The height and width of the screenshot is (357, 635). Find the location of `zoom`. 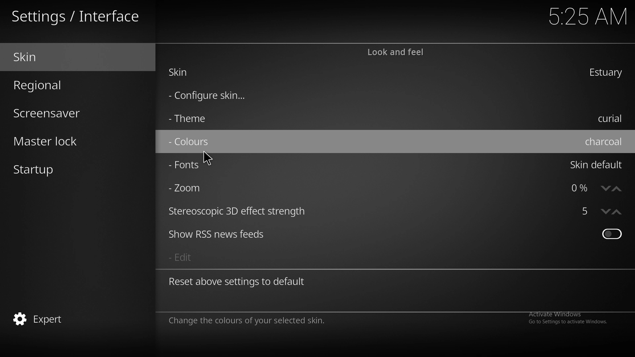

zoom is located at coordinates (580, 188).